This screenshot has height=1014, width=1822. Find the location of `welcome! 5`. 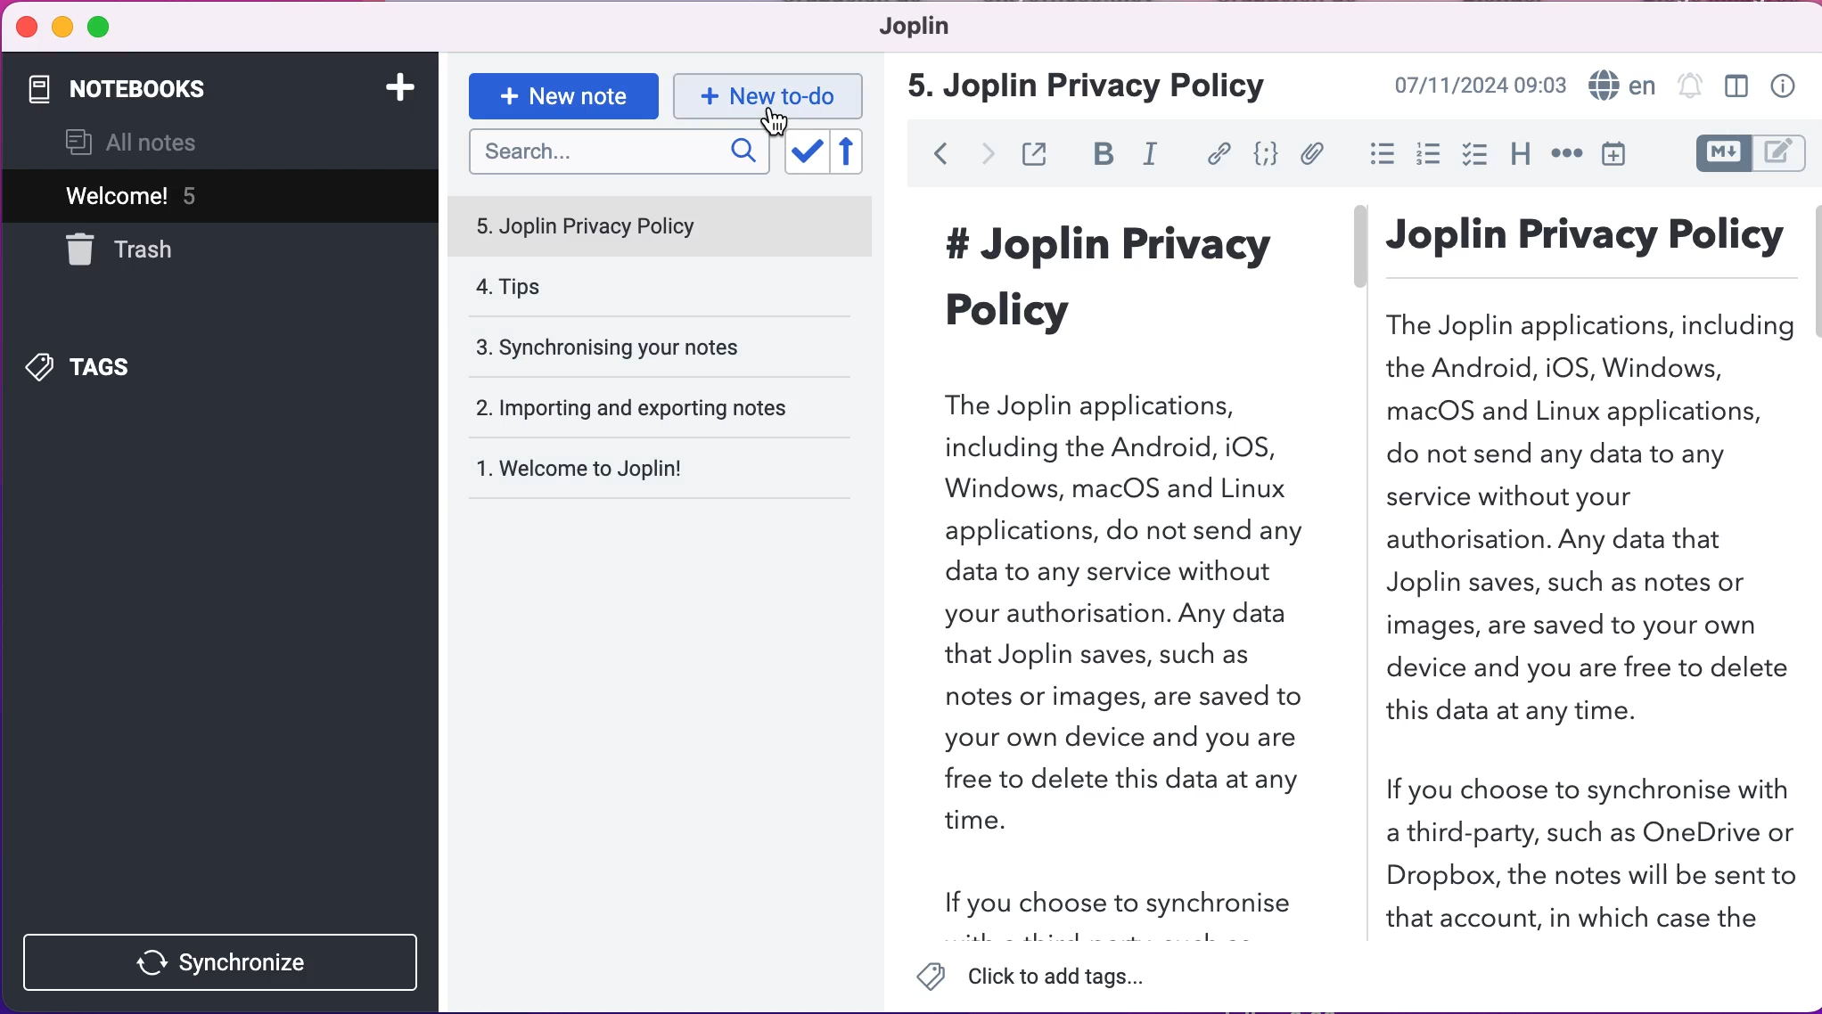

welcome! 5 is located at coordinates (198, 195).